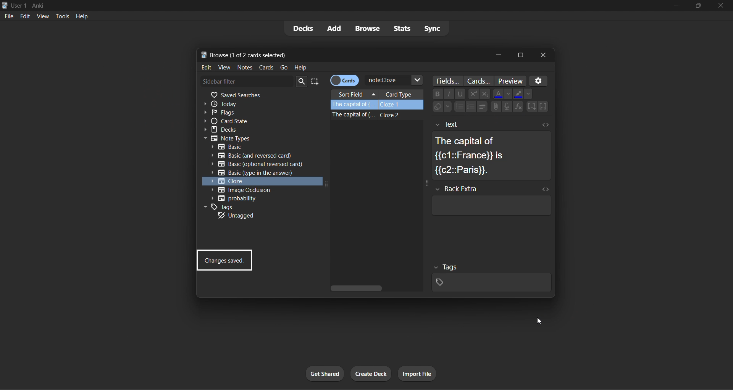 Image resolution: width=733 pixels, height=390 pixels. I want to click on status update, so click(224, 261).